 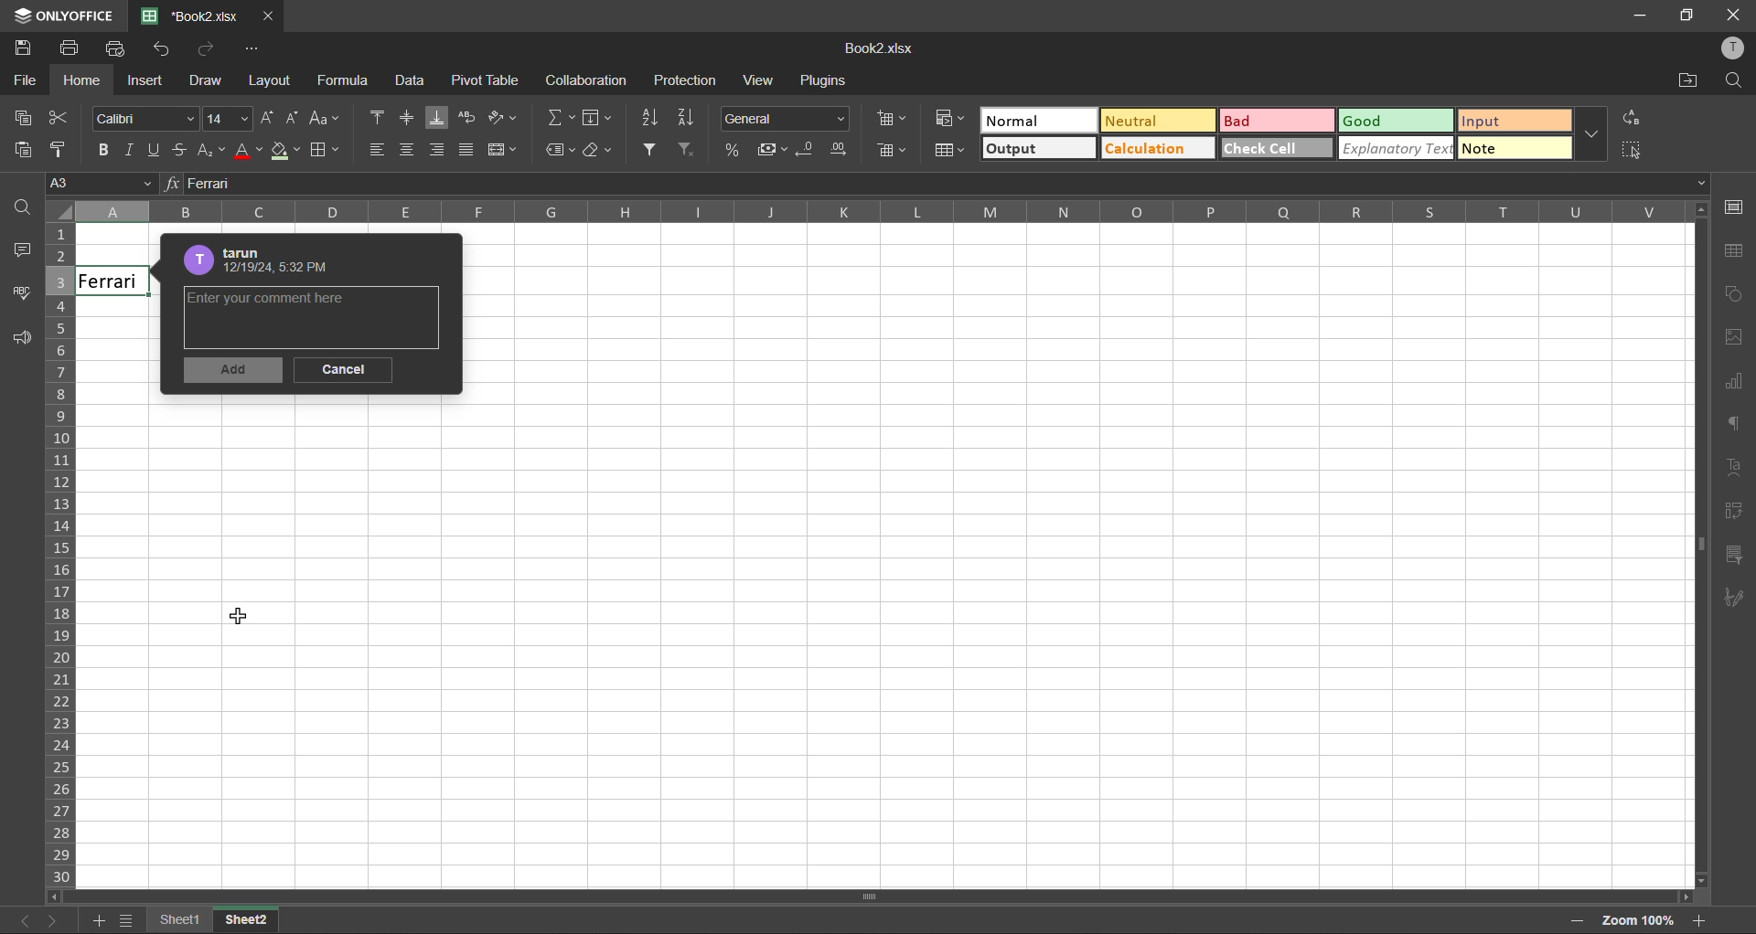 I want to click on named ranges, so click(x=561, y=149).